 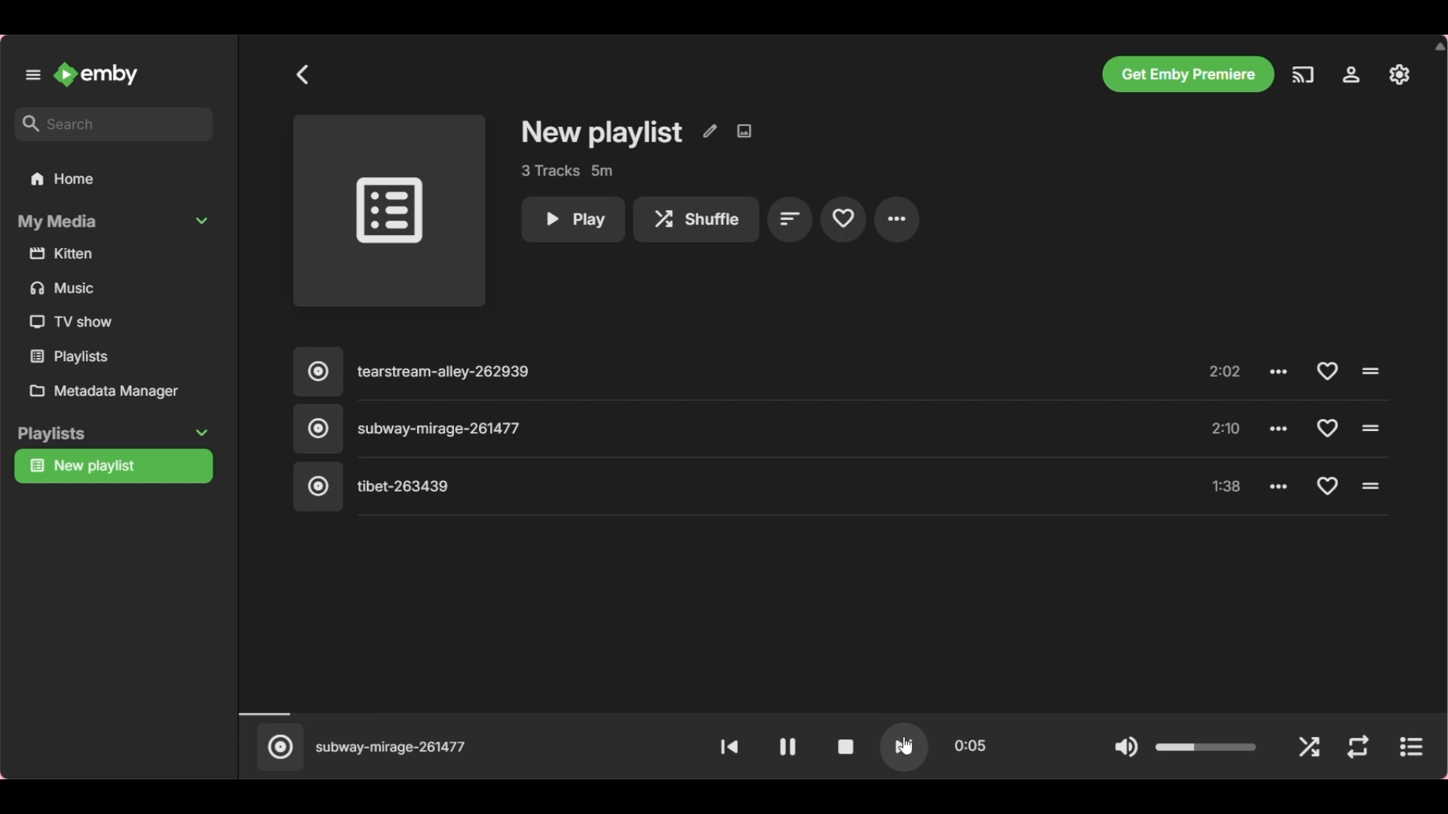 What do you see at coordinates (1369, 369) in the screenshot?
I see `Click to play ` at bounding box center [1369, 369].